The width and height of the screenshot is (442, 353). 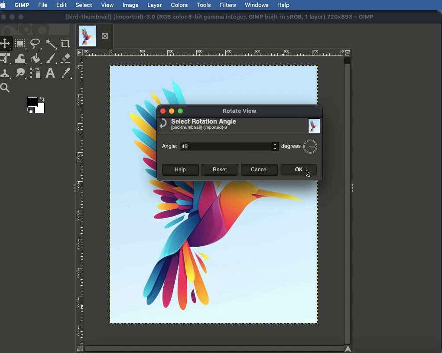 What do you see at coordinates (274, 146) in the screenshot?
I see `adjust angle` at bounding box center [274, 146].